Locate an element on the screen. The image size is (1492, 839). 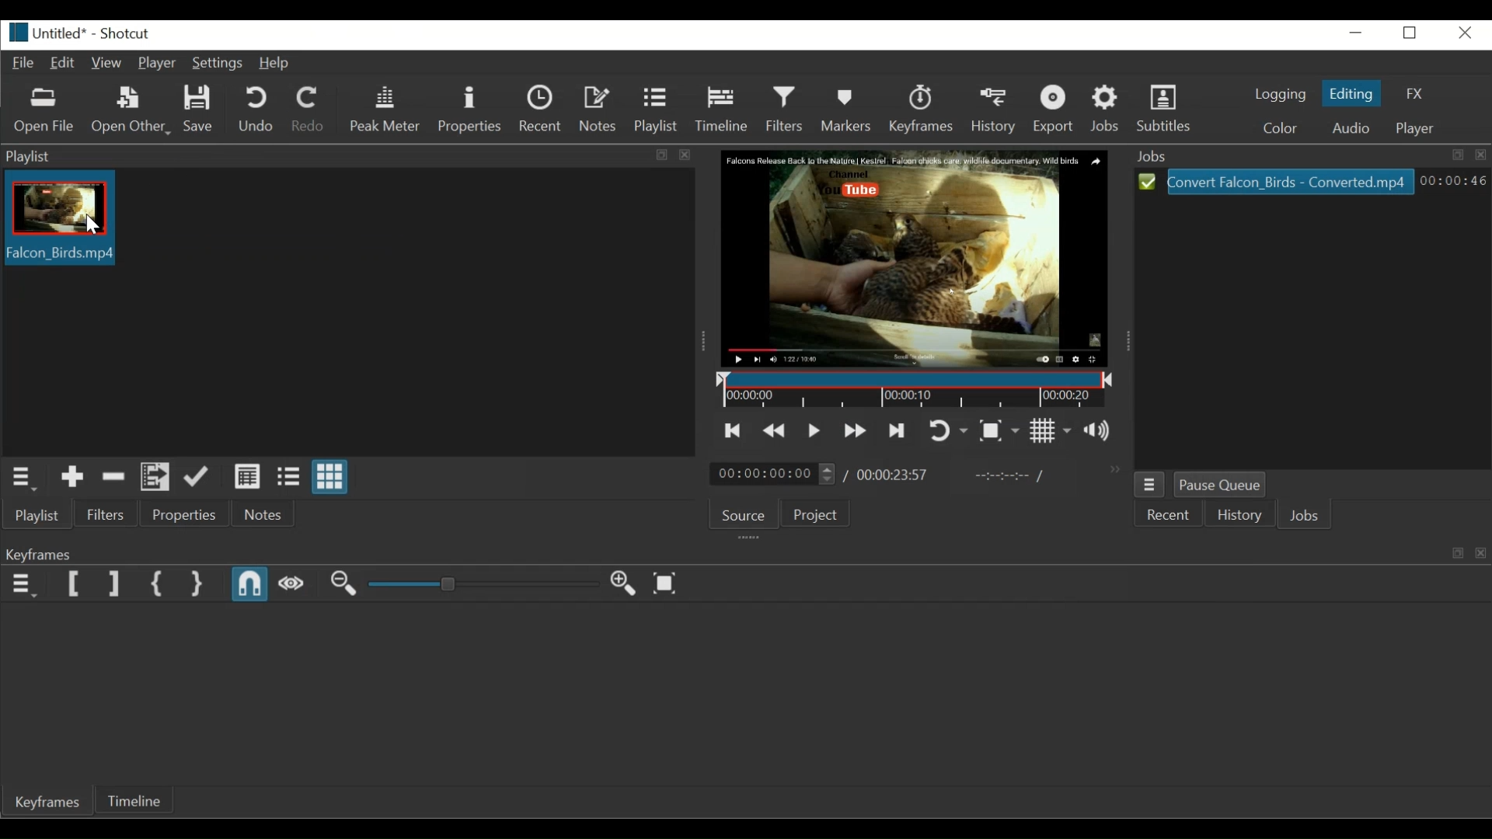
Playlist menu is located at coordinates (29, 478).